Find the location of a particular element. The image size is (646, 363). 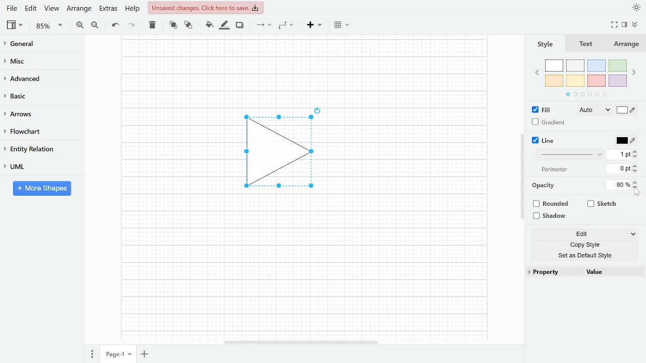

View is located at coordinates (16, 25).